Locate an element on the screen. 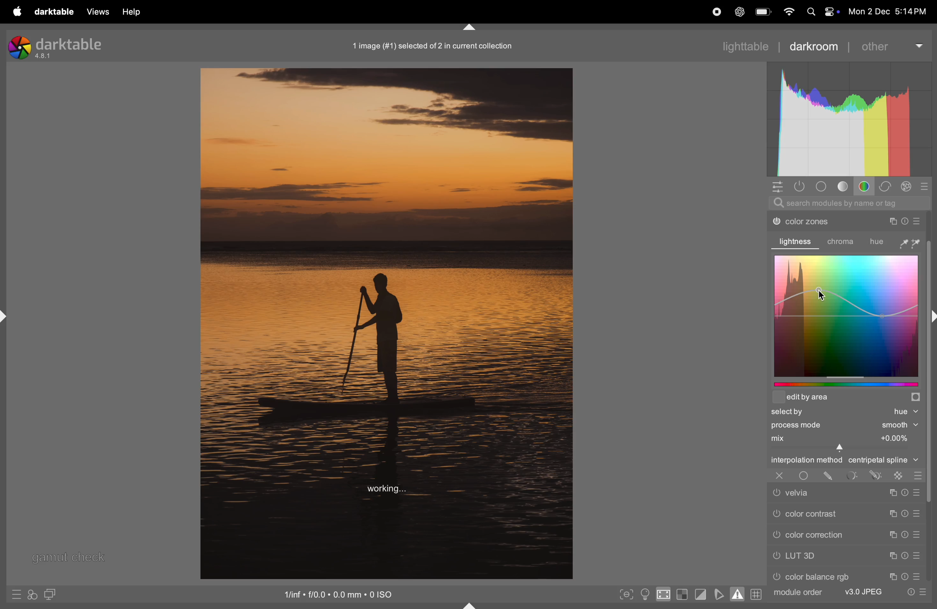 The height and width of the screenshot is (609, 937). preset is located at coordinates (917, 533).